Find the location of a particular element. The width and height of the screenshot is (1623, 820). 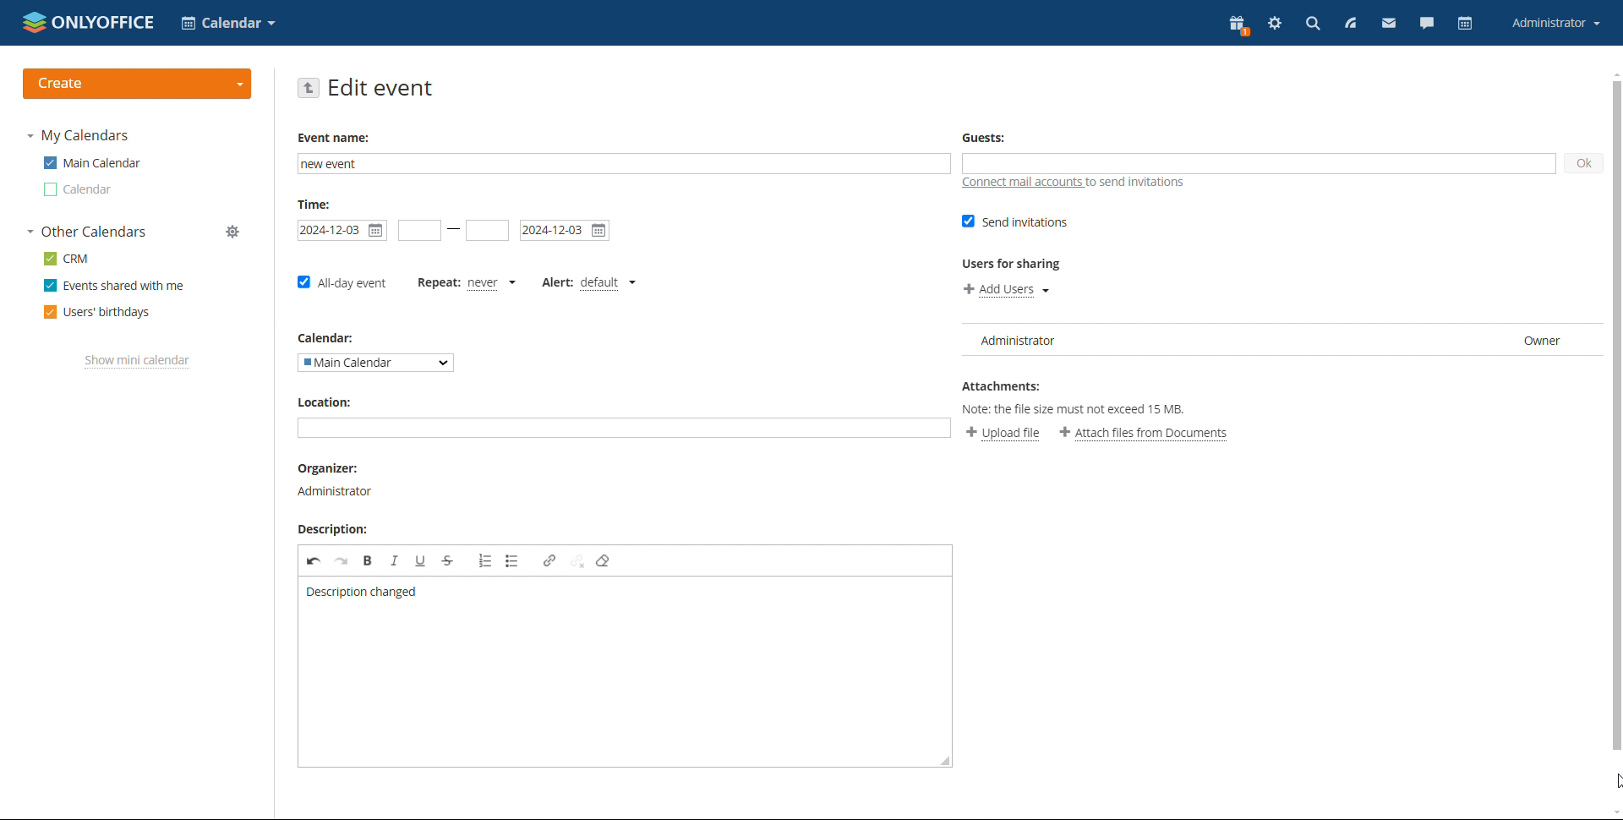

start date is located at coordinates (343, 231).